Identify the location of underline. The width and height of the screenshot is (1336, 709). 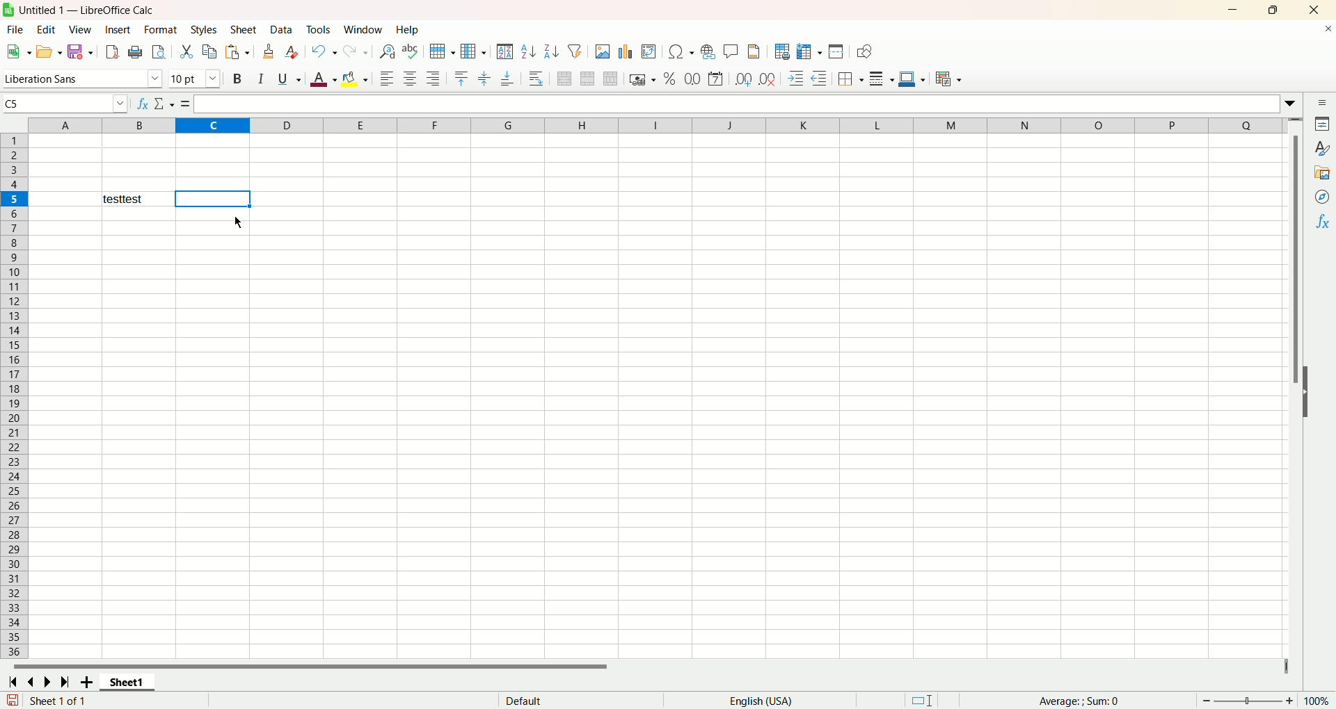
(287, 79).